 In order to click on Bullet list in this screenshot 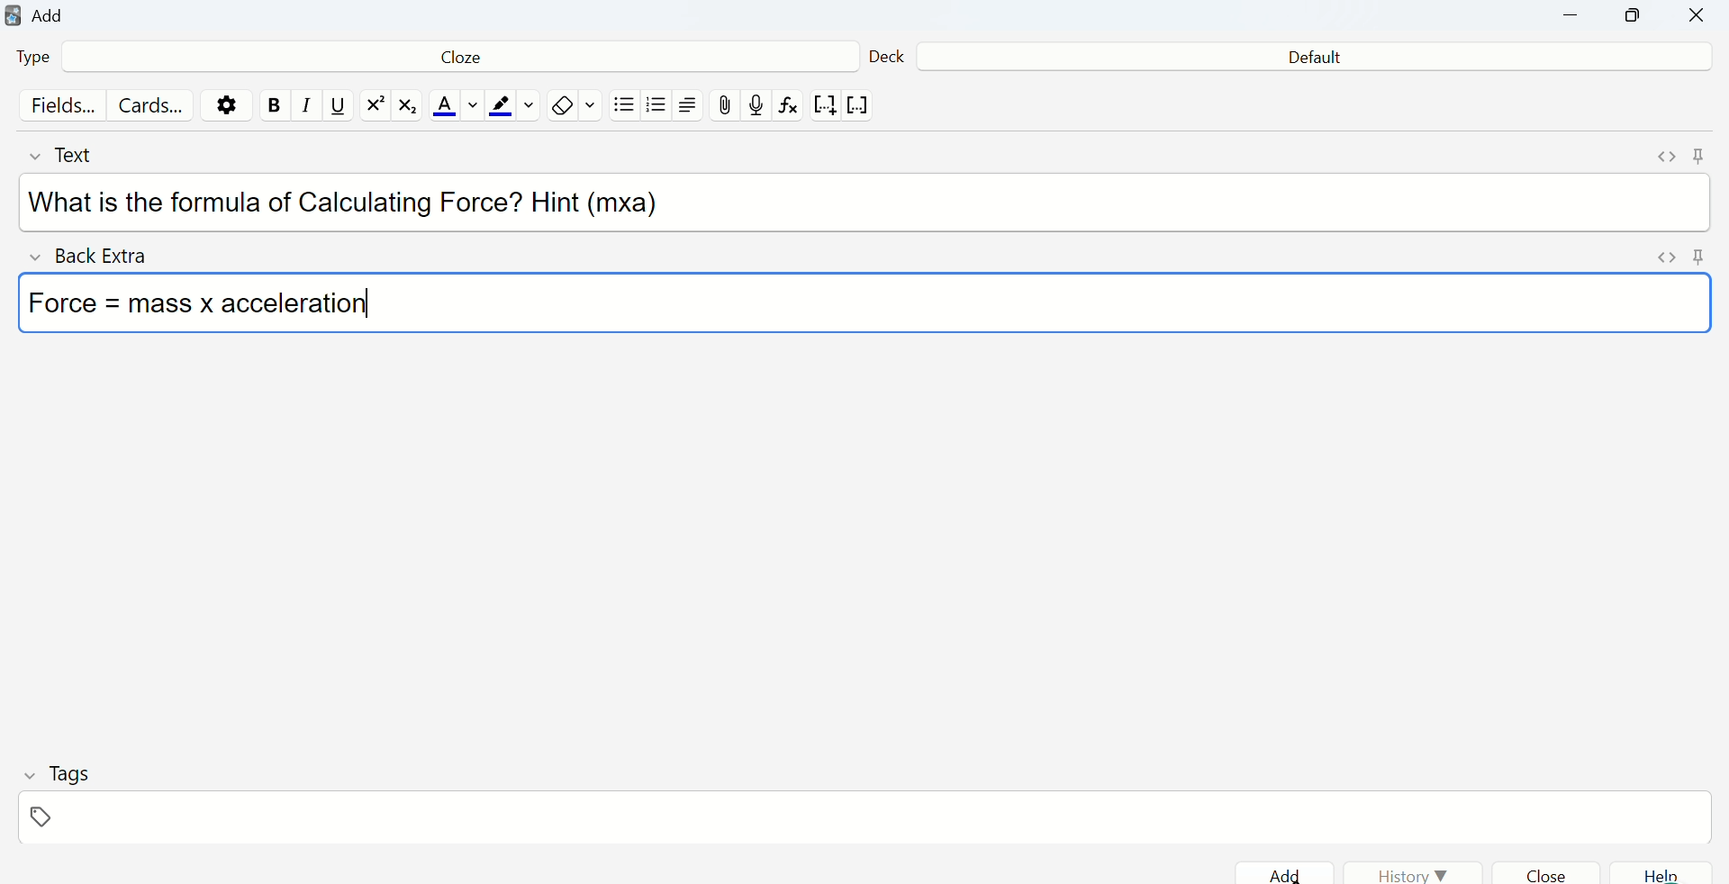, I will do `click(624, 109)`.